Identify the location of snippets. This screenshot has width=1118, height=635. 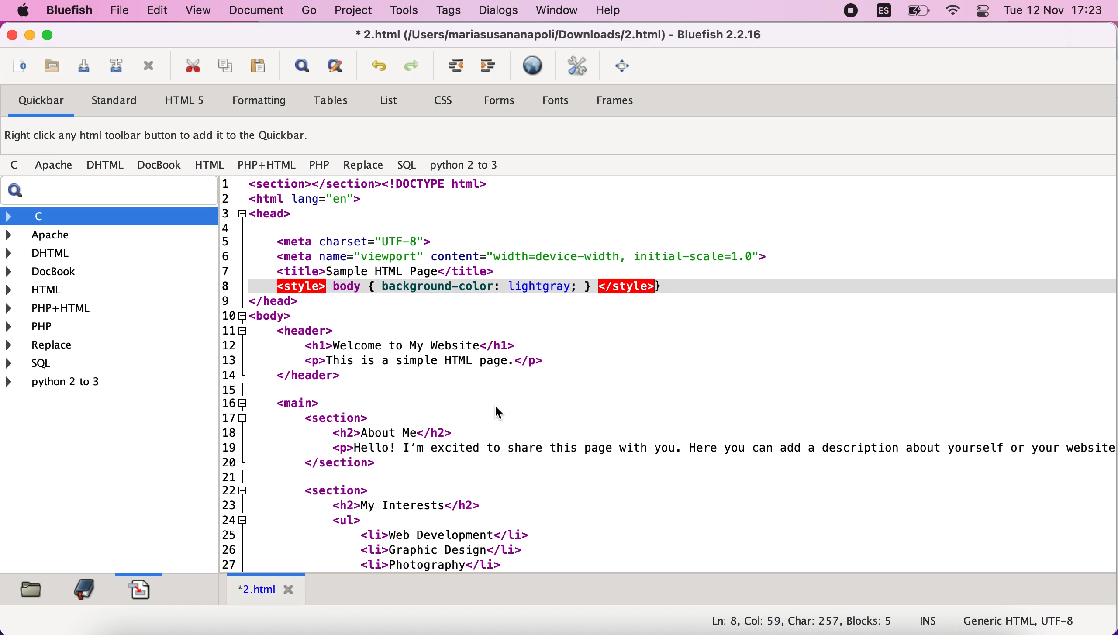
(148, 591).